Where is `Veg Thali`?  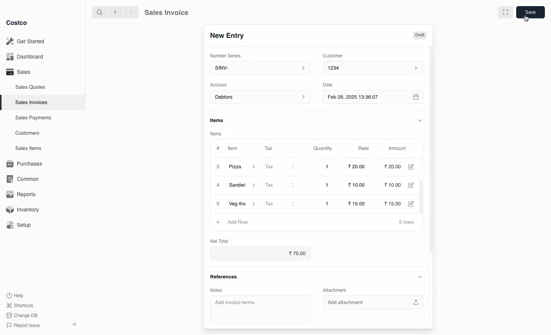
Veg Thali is located at coordinates (243, 203).